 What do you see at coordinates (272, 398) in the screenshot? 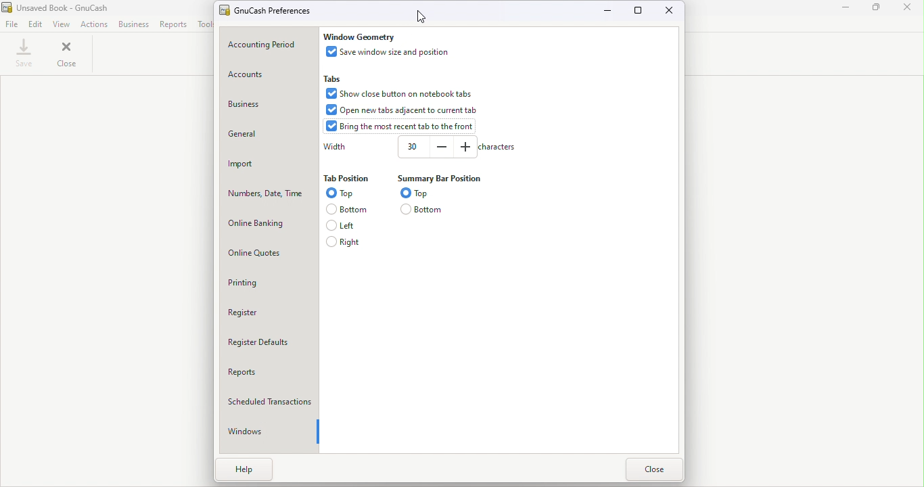
I see `Scheduled transcations` at bounding box center [272, 398].